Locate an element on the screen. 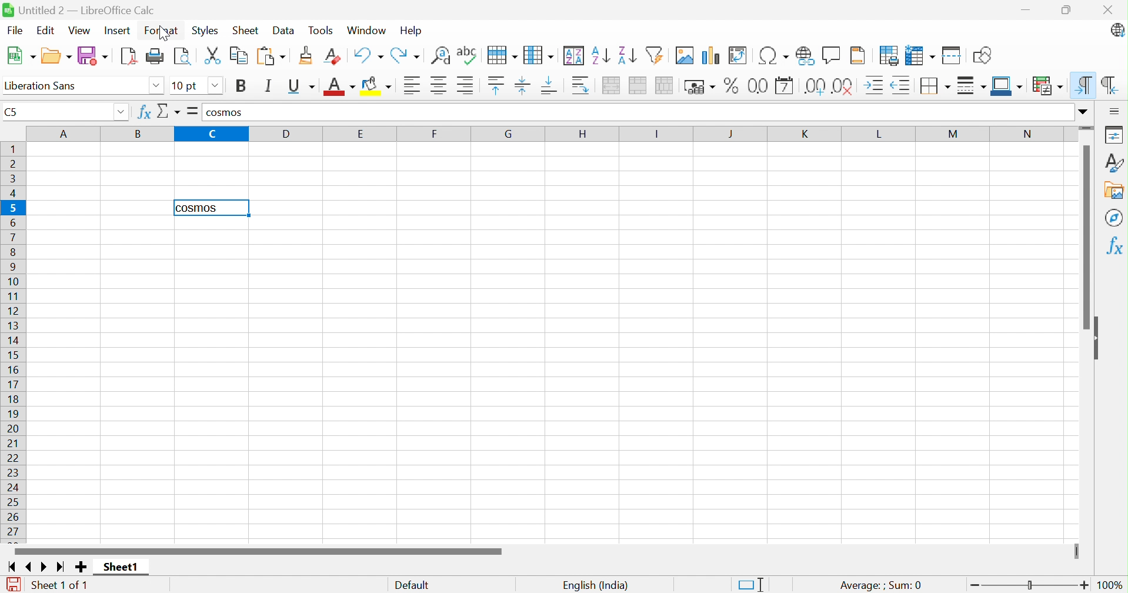 This screenshot has height=593, width=1128. Styles is located at coordinates (205, 31).